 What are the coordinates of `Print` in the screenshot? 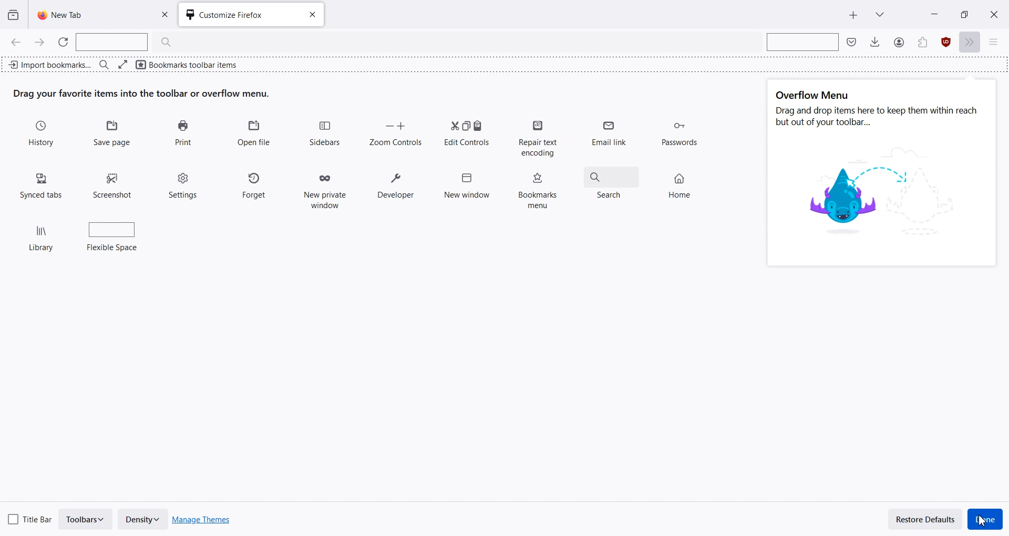 It's located at (183, 133).